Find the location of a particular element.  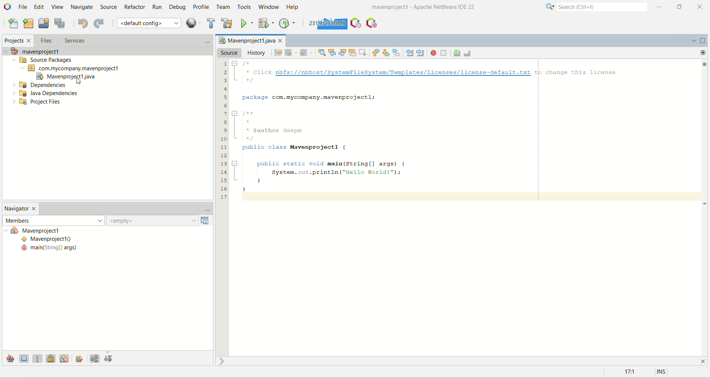

clean and build project is located at coordinates (227, 23).